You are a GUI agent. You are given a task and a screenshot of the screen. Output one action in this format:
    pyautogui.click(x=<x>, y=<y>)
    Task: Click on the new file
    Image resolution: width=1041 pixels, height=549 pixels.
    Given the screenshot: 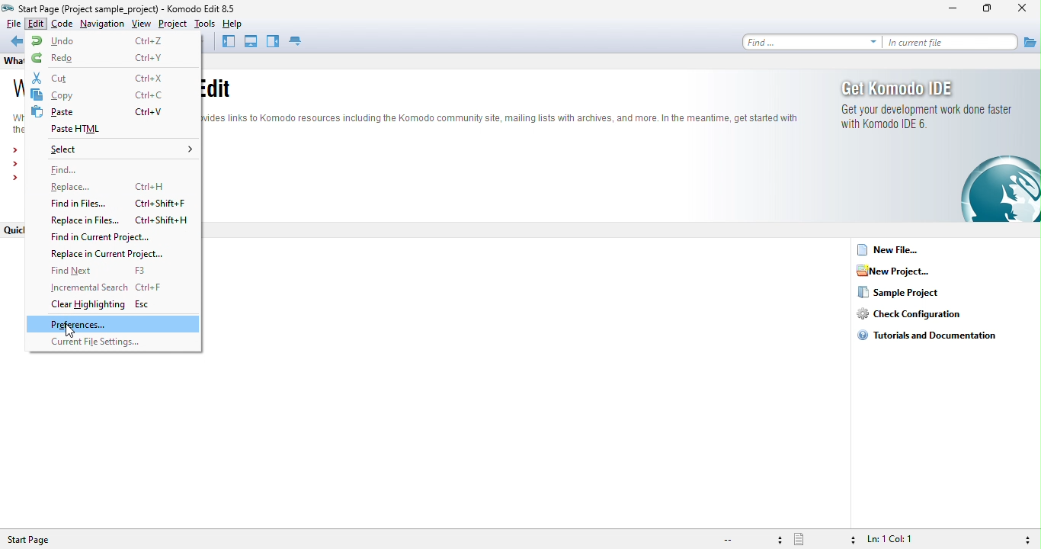 What is the action you would take?
    pyautogui.click(x=891, y=252)
    